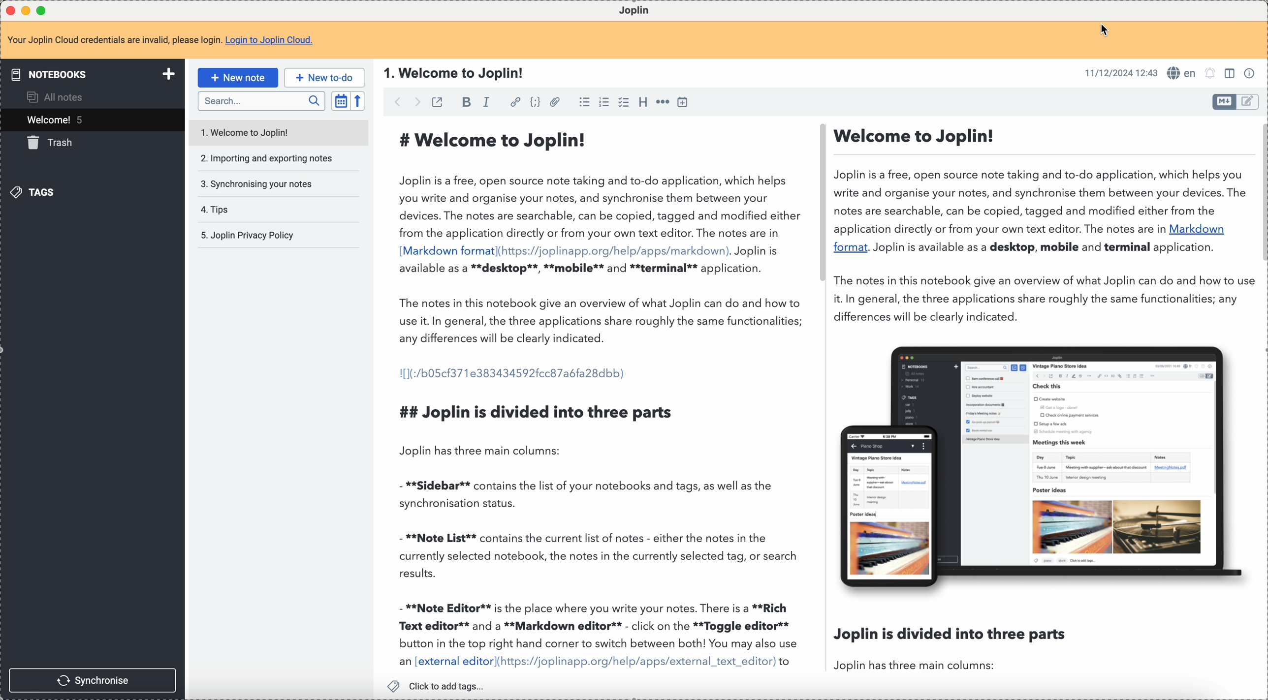 The image size is (1268, 700). I want to click on ## Joplin is divided into three parts, so click(539, 412).